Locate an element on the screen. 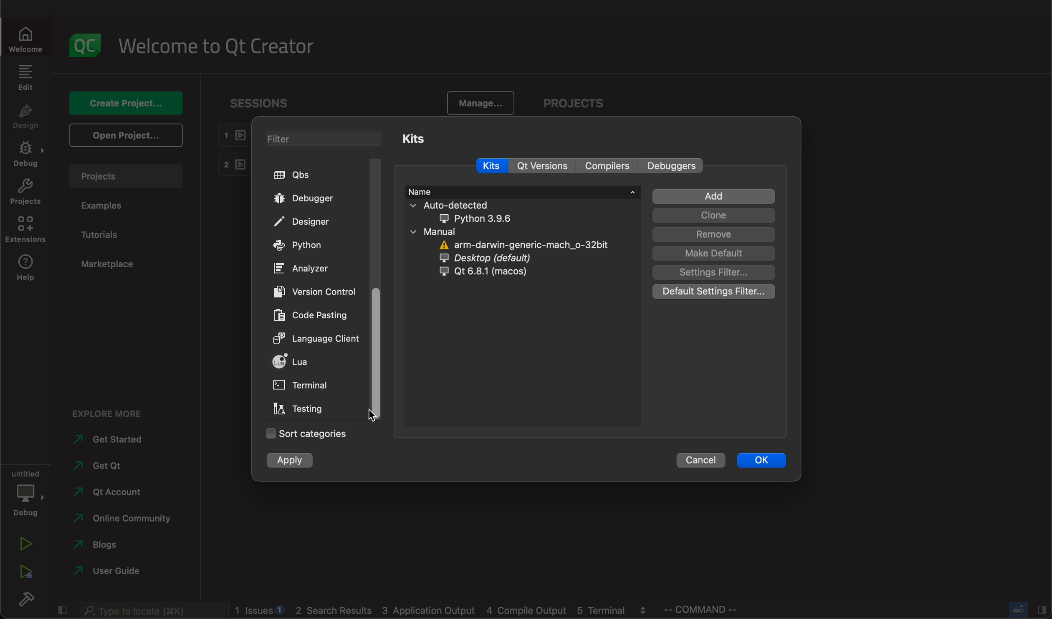  started is located at coordinates (109, 442).